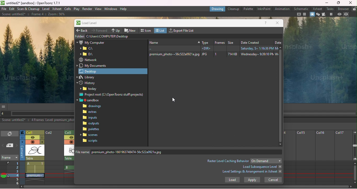 This screenshot has height=189, width=357. I want to click on Close, so click(350, 3).